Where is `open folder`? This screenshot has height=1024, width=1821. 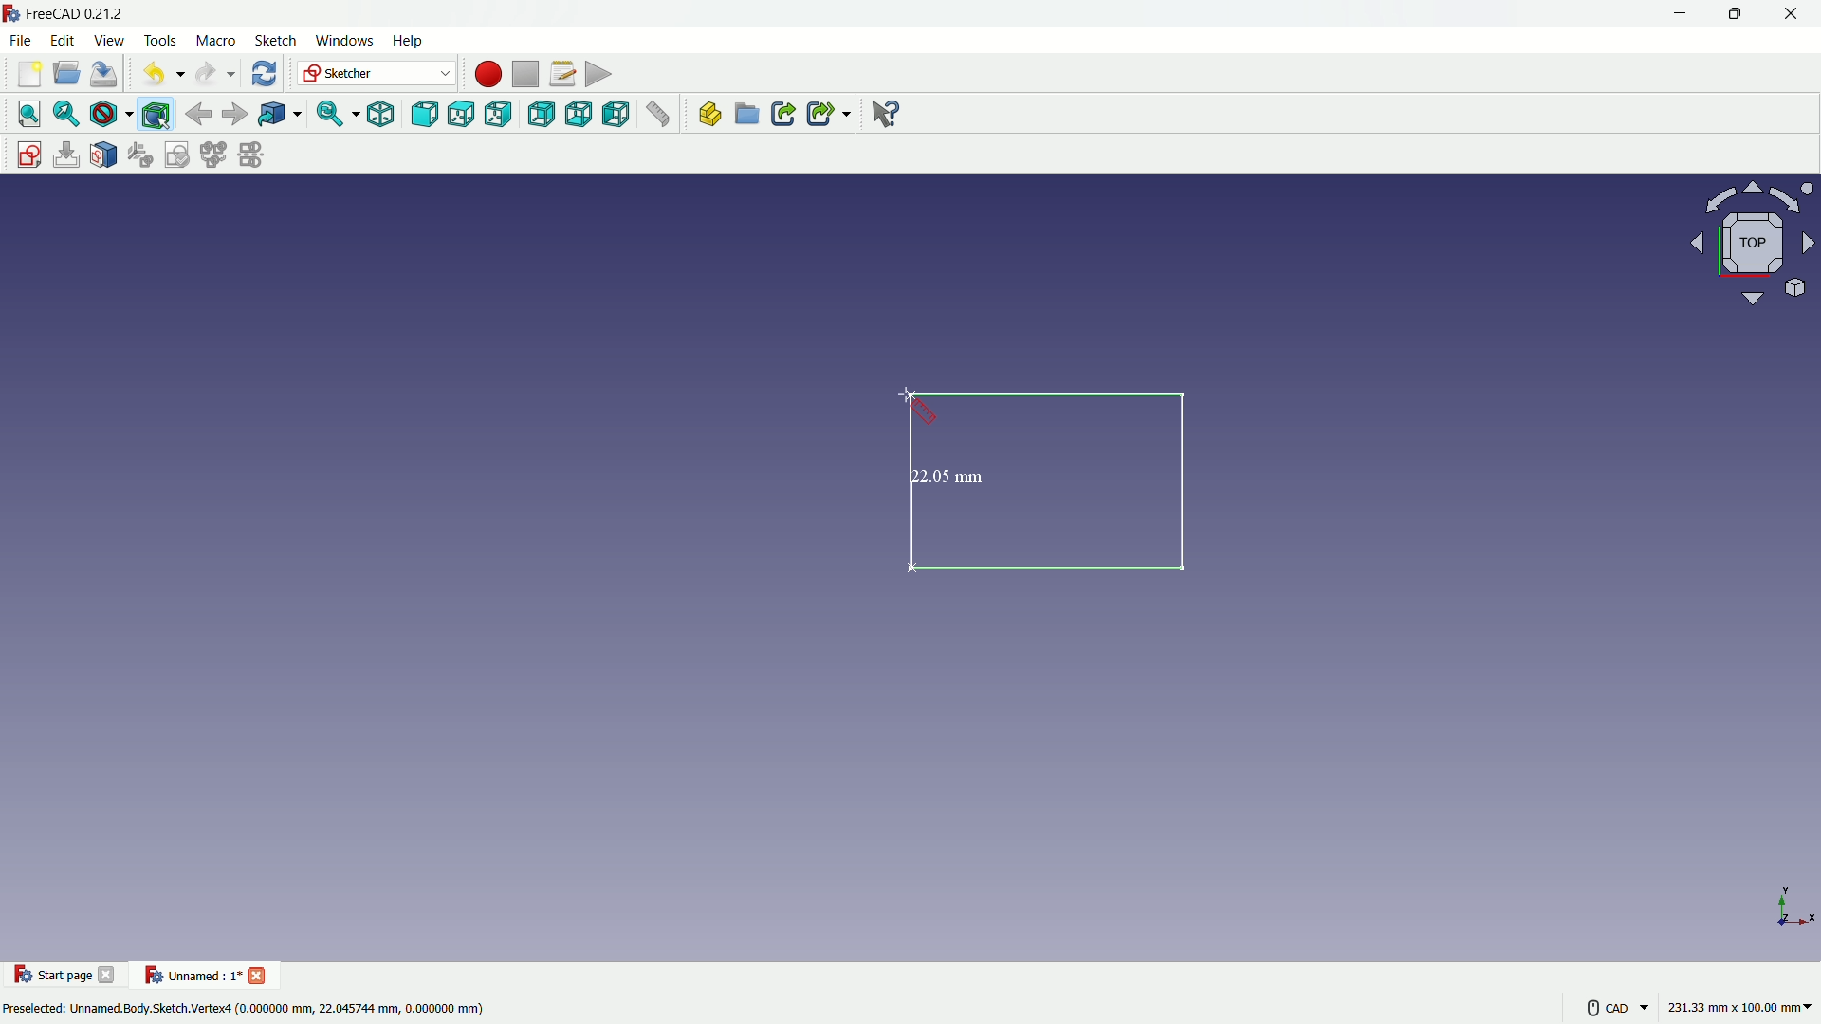 open folder is located at coordinates (64, 75).